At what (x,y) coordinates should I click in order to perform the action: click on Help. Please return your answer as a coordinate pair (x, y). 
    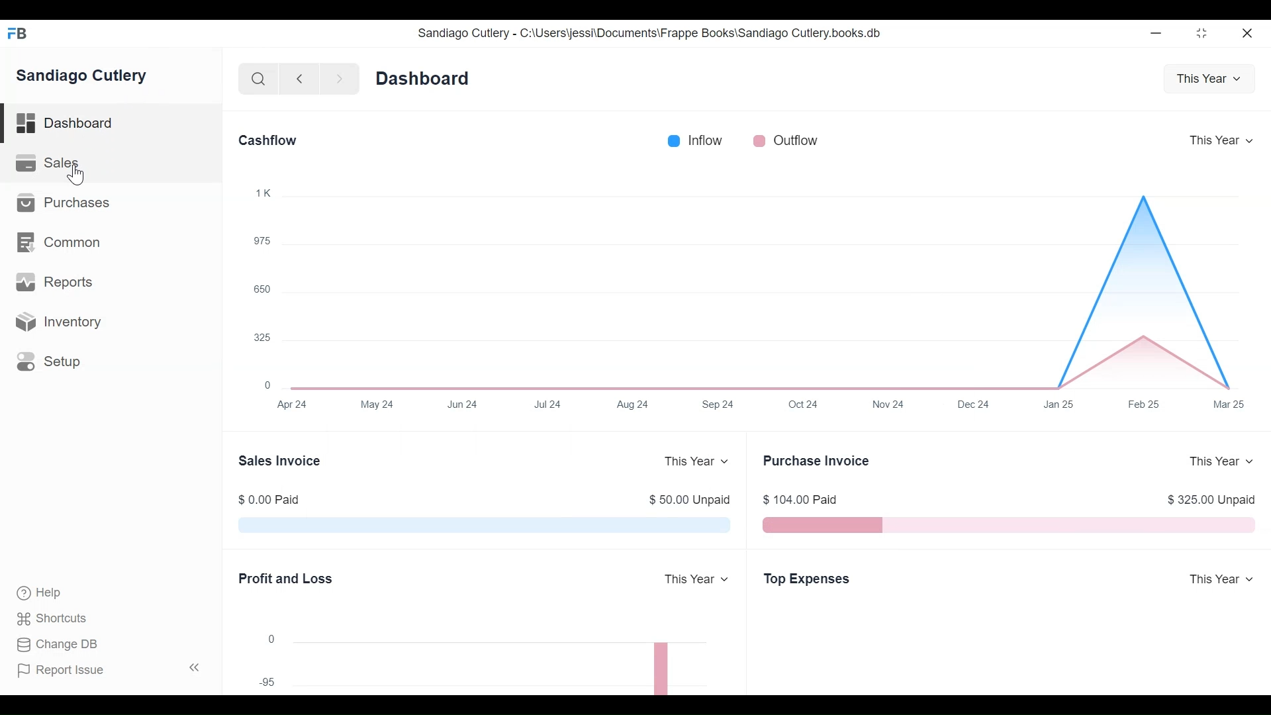
    Looking at the image, I should click on (42, 594).